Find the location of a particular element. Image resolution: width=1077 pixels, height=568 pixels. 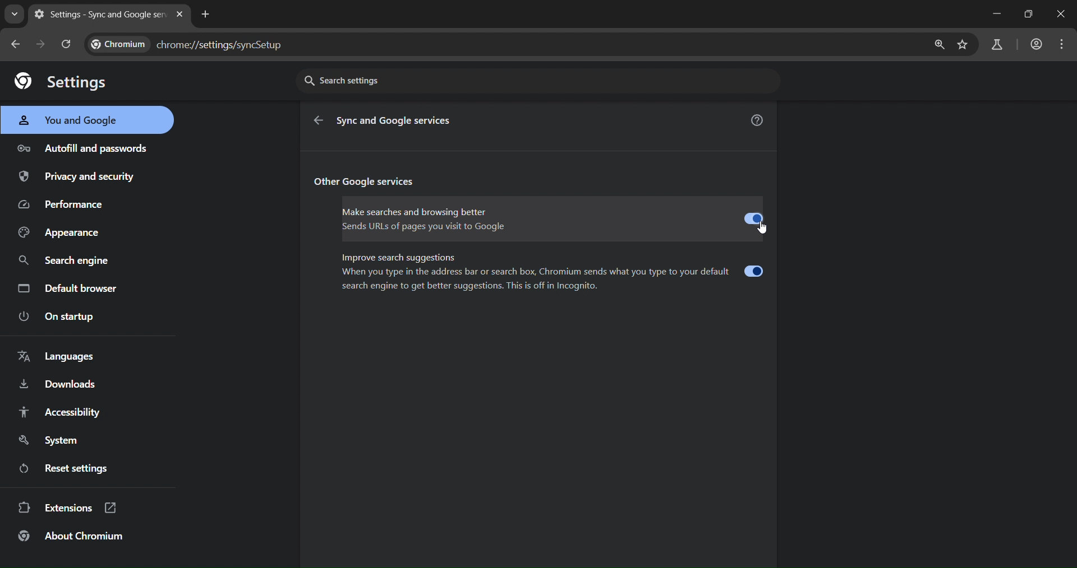

chrome://settingd/syncSetup is located at coordinates (194, 42).